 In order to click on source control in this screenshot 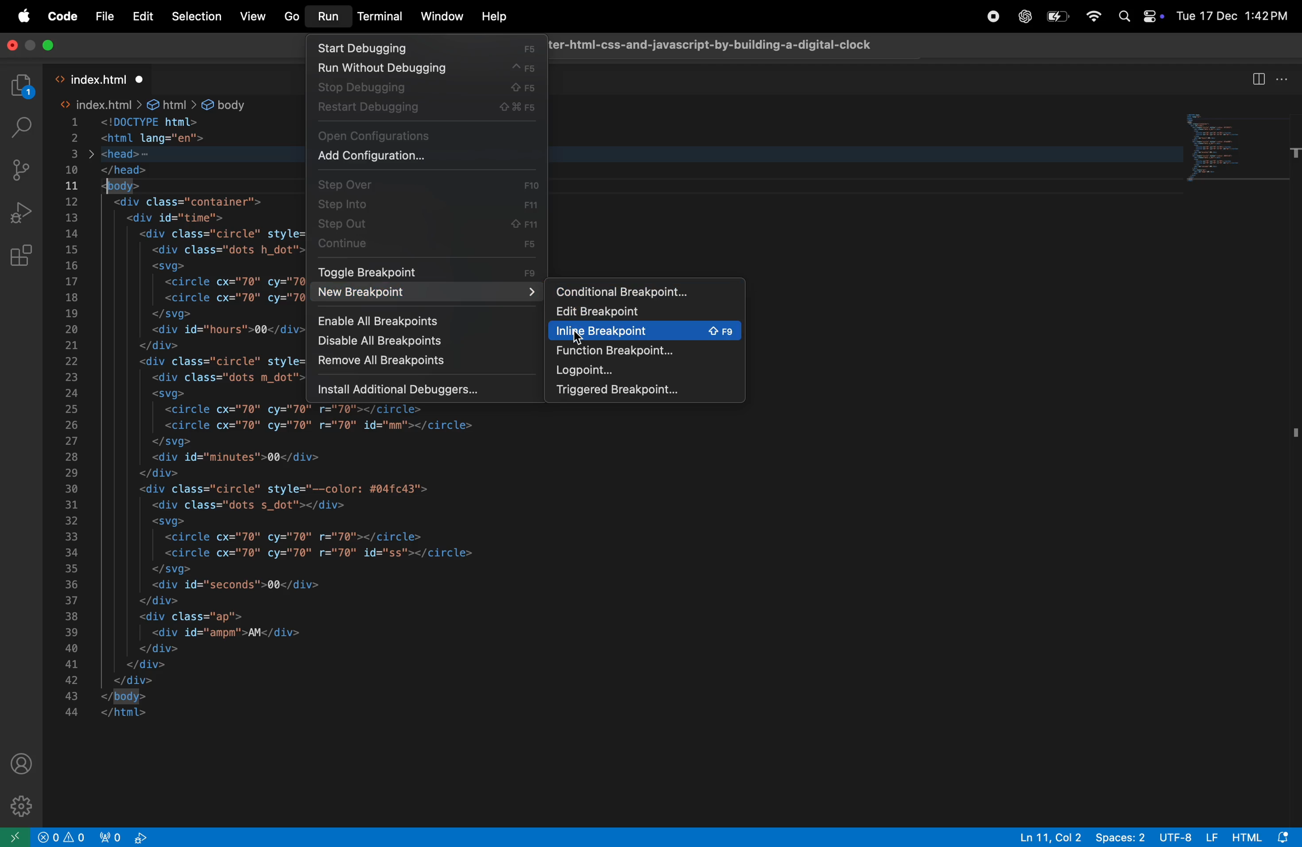, I will do `click(24, 169)`.